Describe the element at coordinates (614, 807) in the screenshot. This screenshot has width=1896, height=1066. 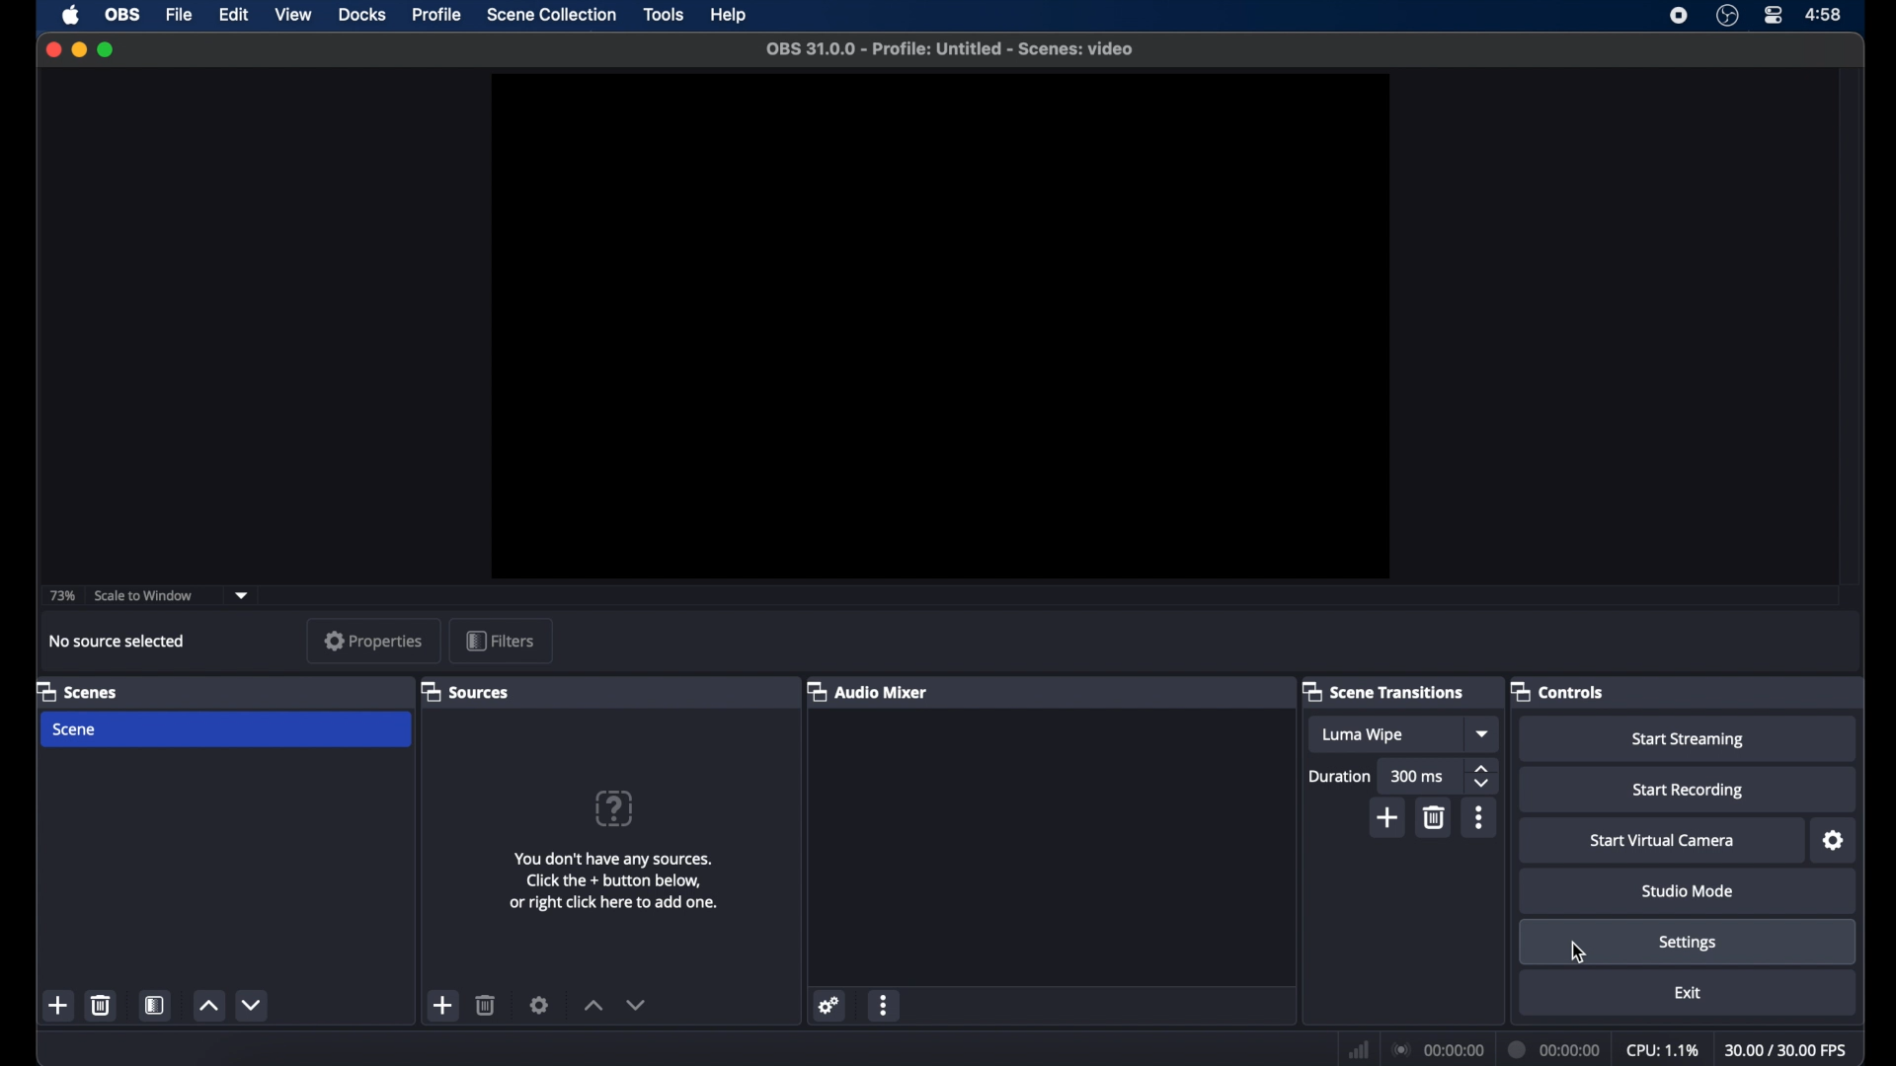
I see `question mark` at that location.